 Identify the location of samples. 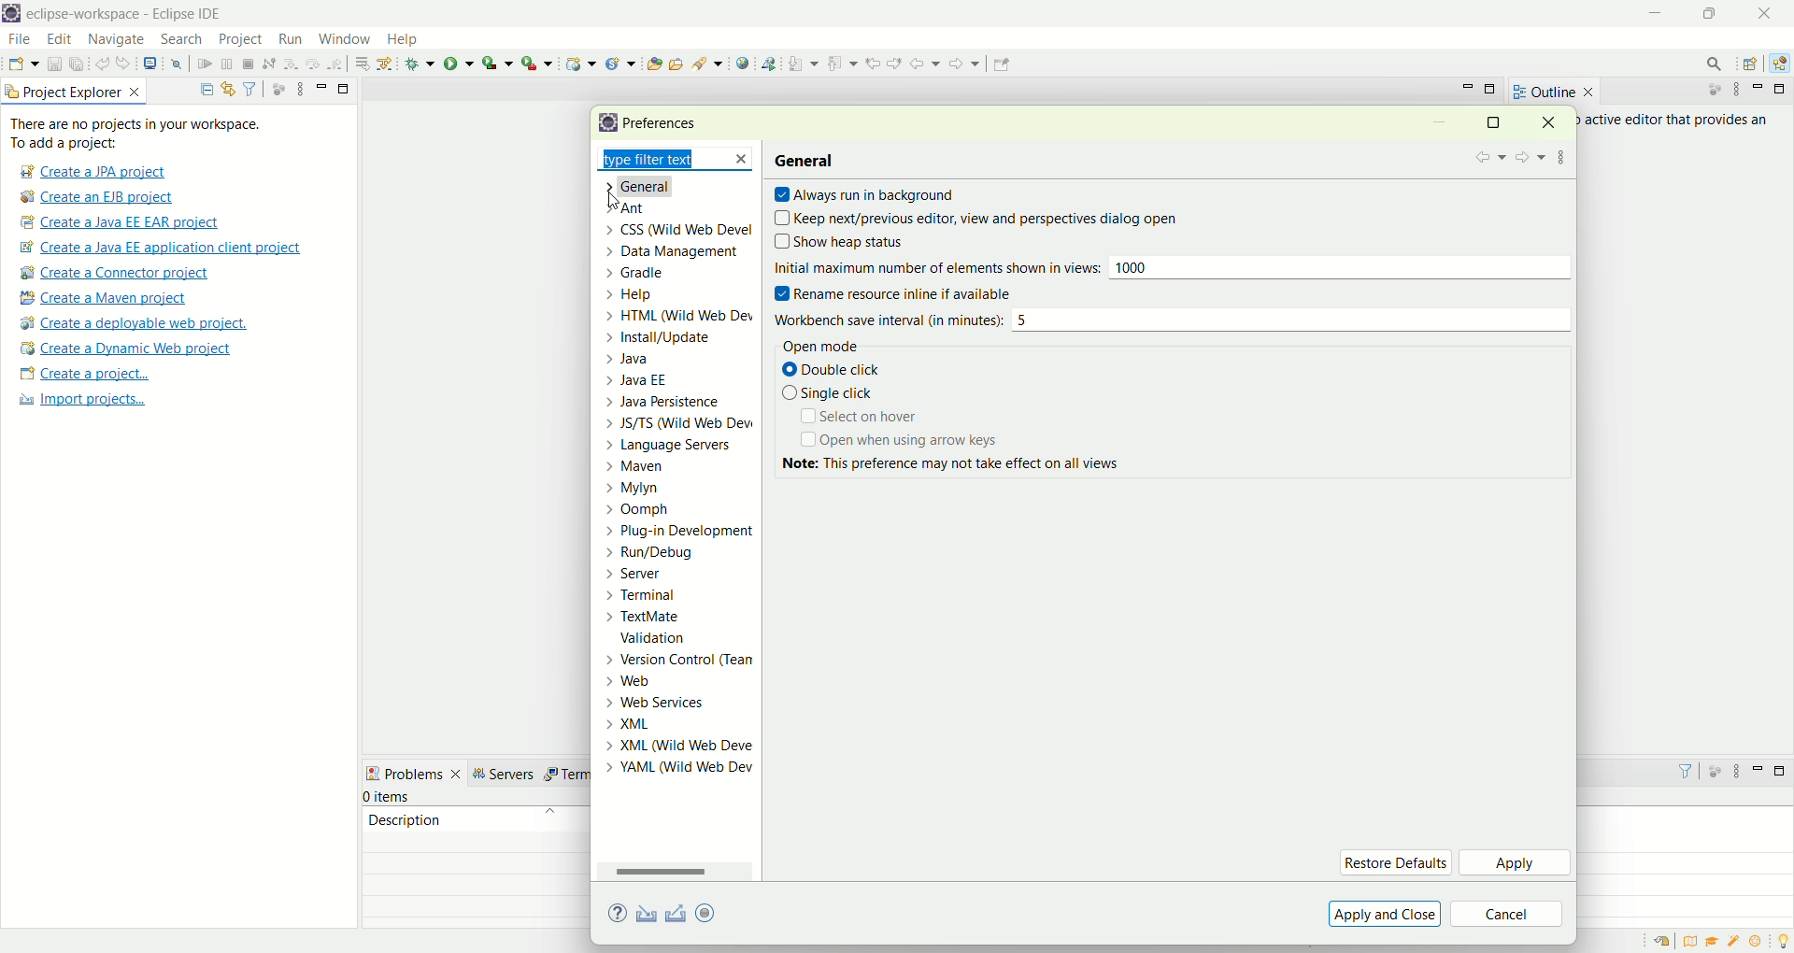
(1736, 941).